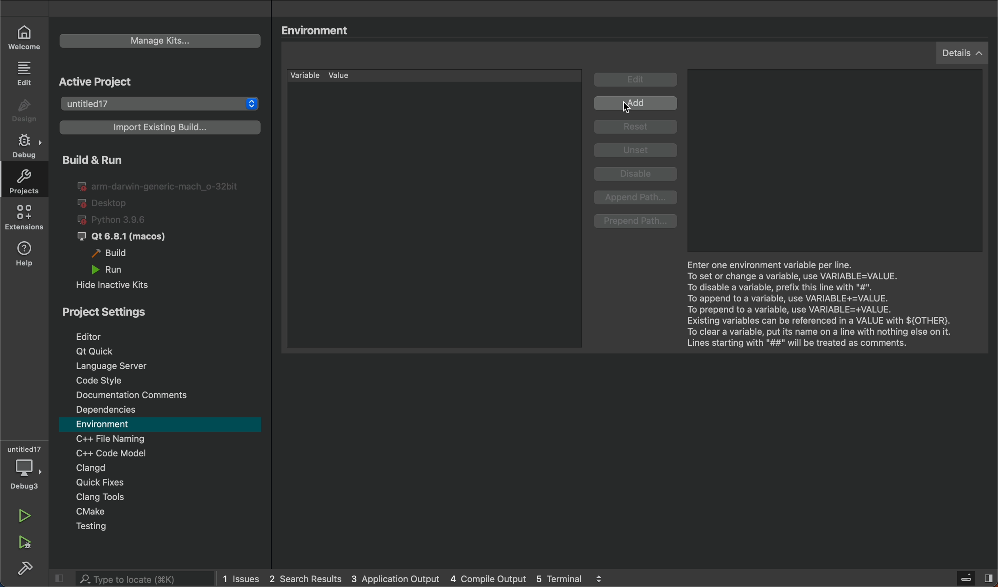 The height and width of the screenshot is (587, 998). What do you see at coordinates (637, 198) in the screenshot?
I see `append` at bounding box center [637, 198].